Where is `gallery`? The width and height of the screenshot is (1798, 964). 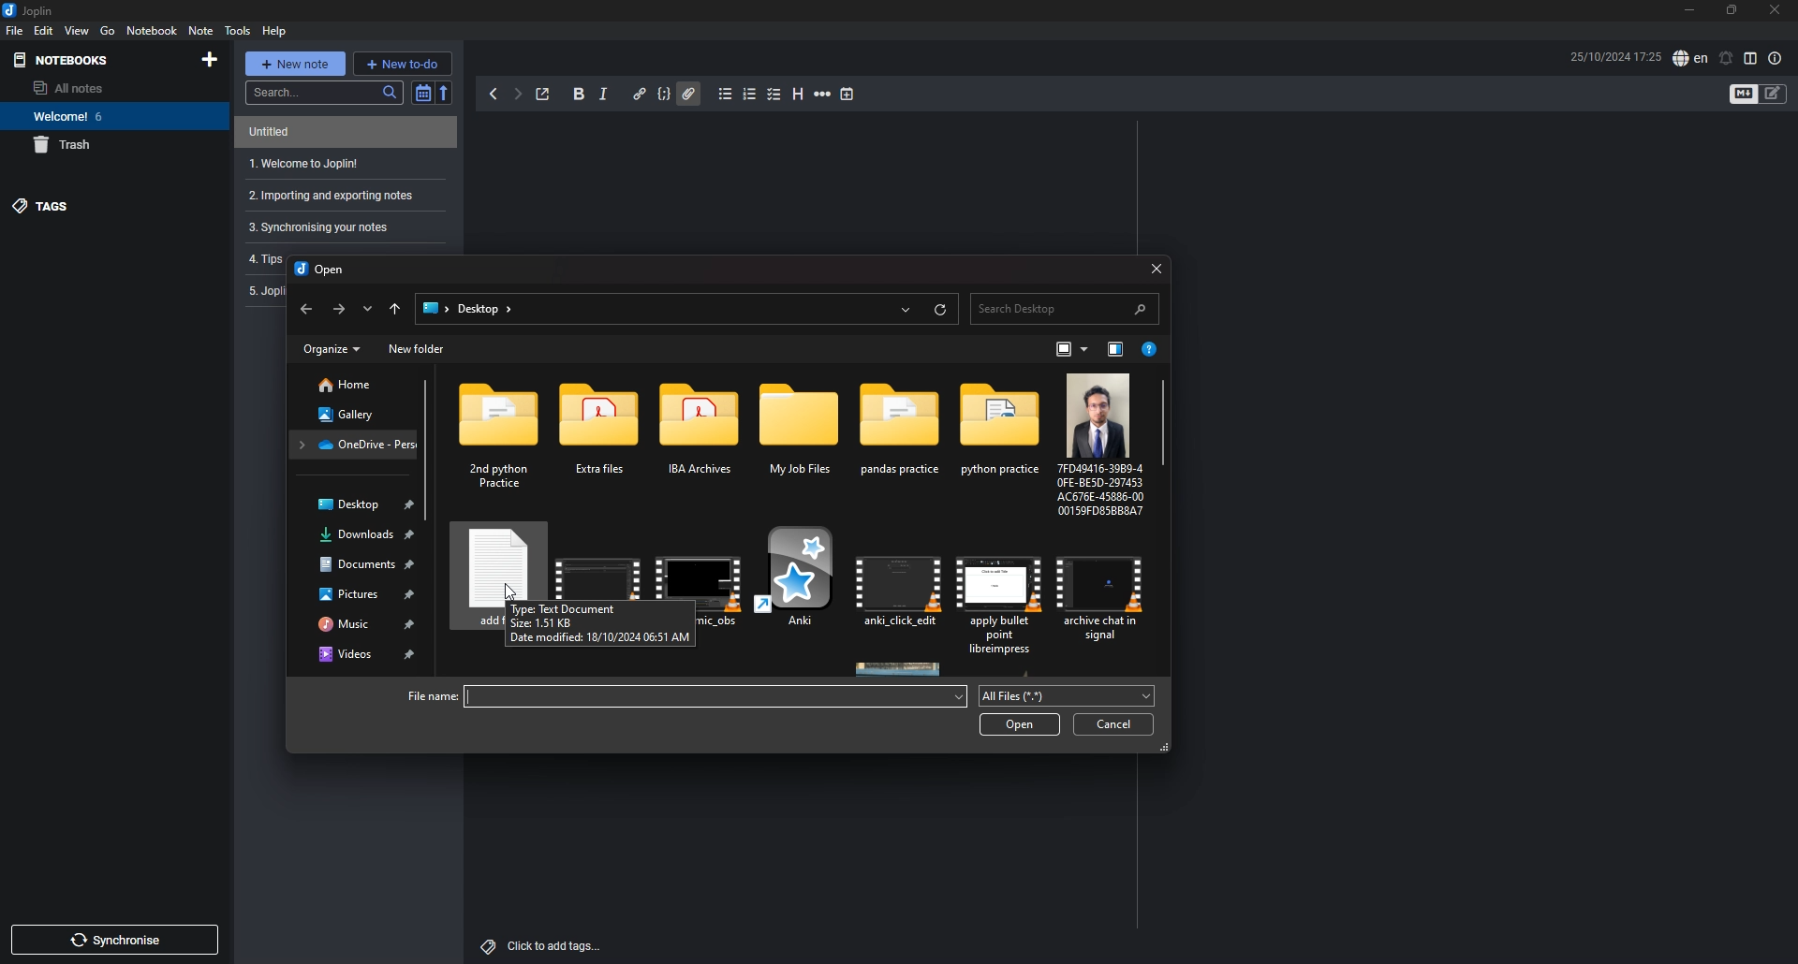 gallery is located at coordinates (352, 414).